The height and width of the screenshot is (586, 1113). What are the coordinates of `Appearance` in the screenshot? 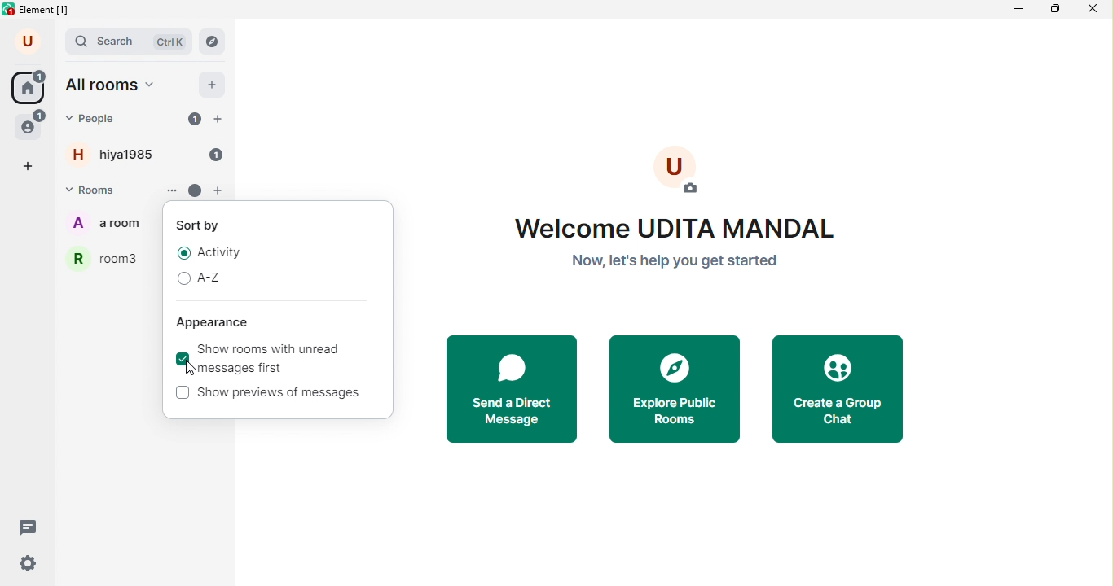 It's located at (218, 324).